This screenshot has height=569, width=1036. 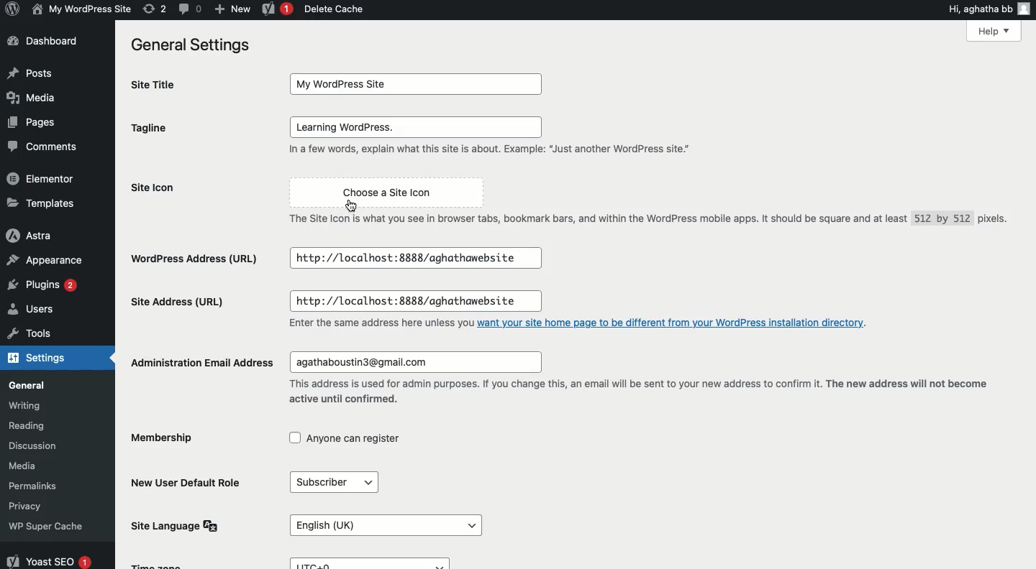 I want to click on http: //1ocalhost:8888/aghathawebsite, so click(x=410, y=298).